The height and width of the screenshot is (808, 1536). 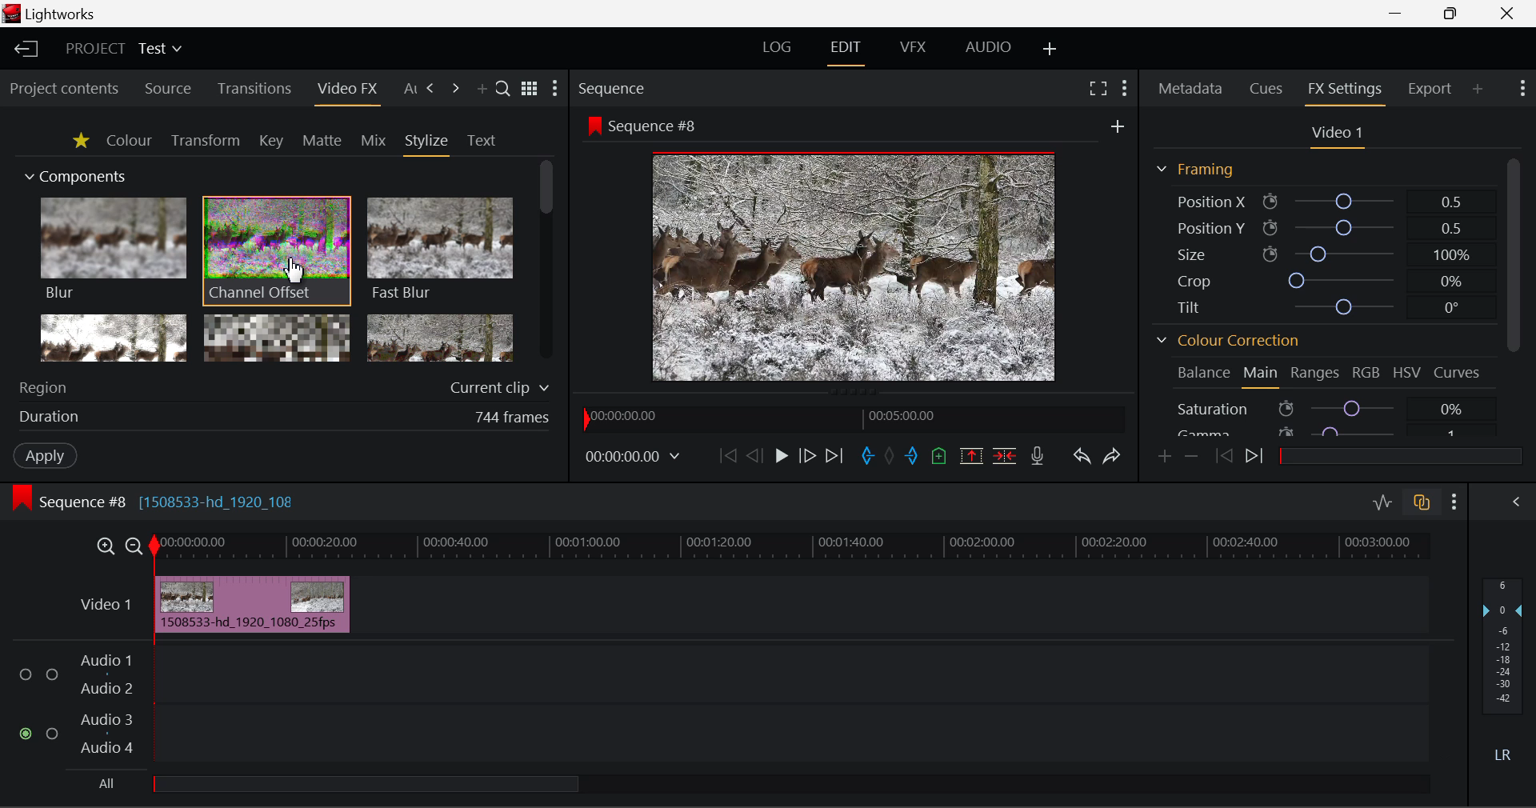 I want to click on Glow, so click(x=111, y=337).